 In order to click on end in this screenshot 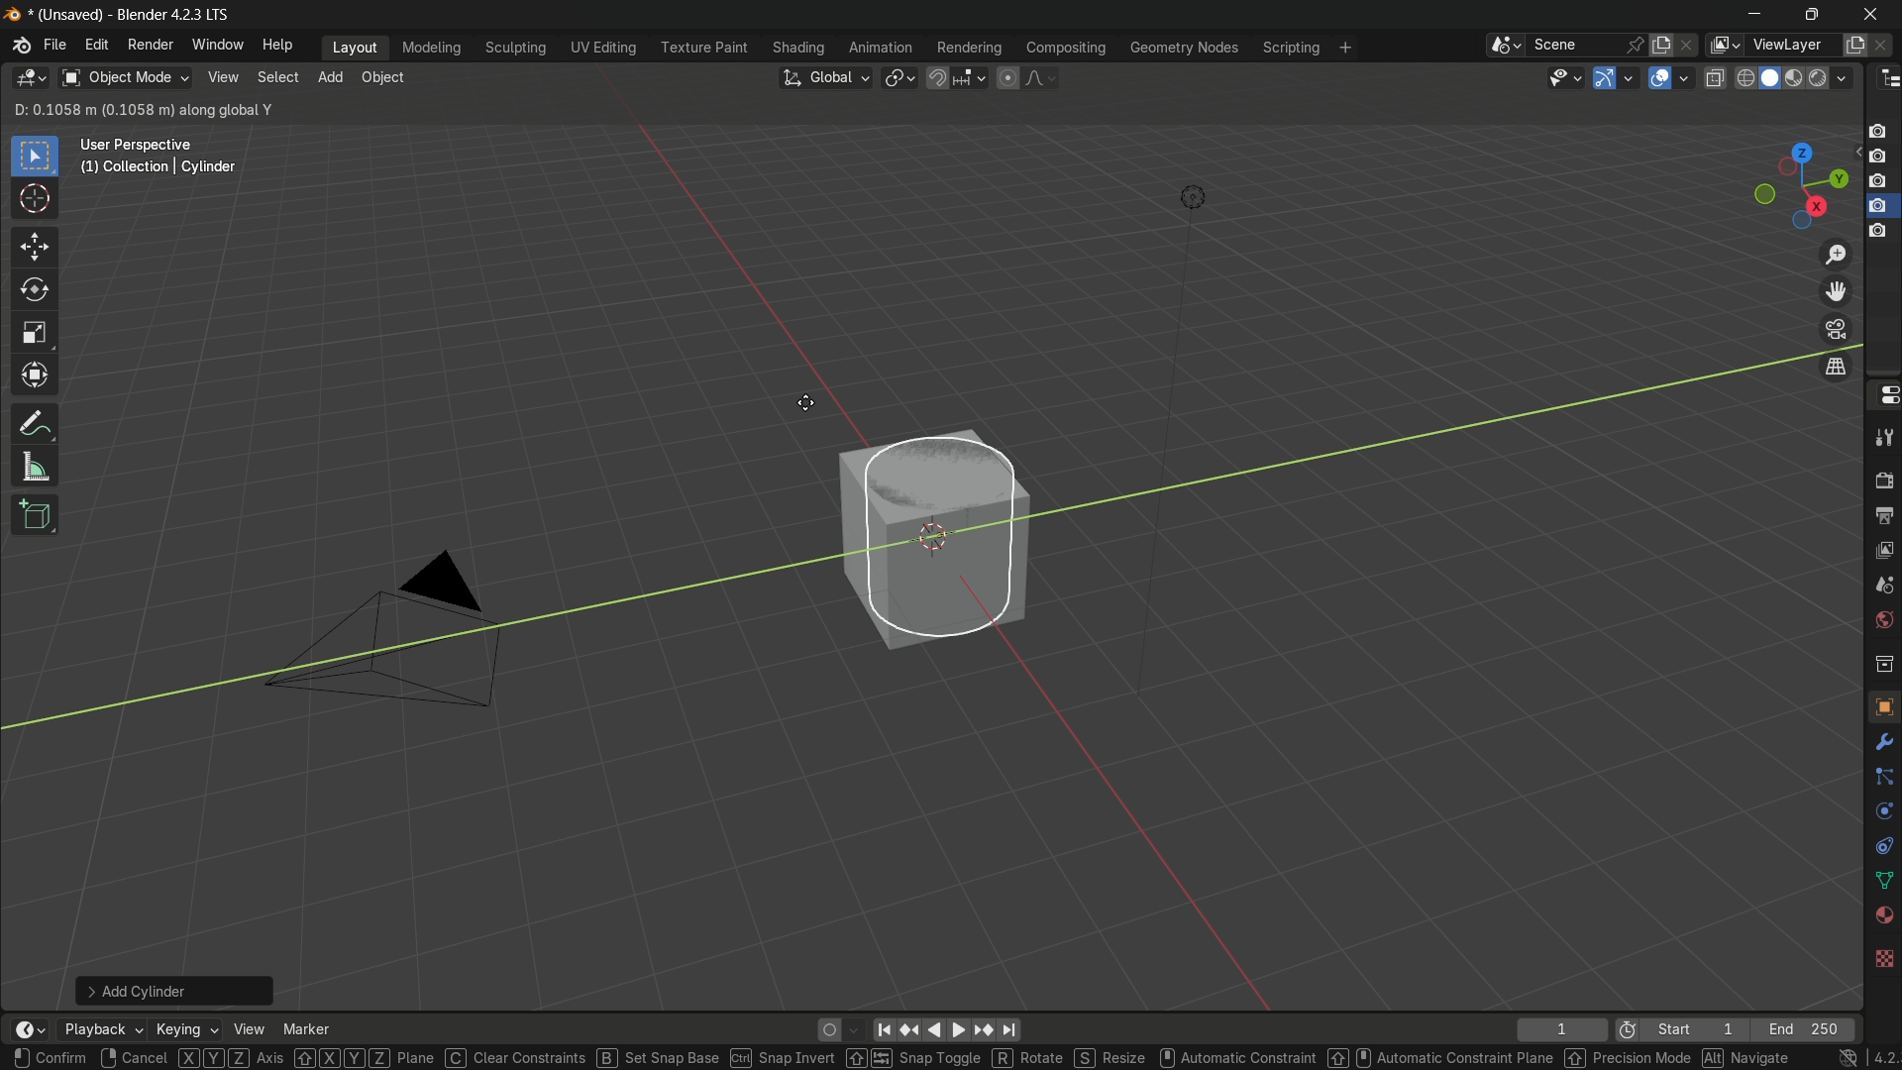, I will do `click(1811, 1028)`.